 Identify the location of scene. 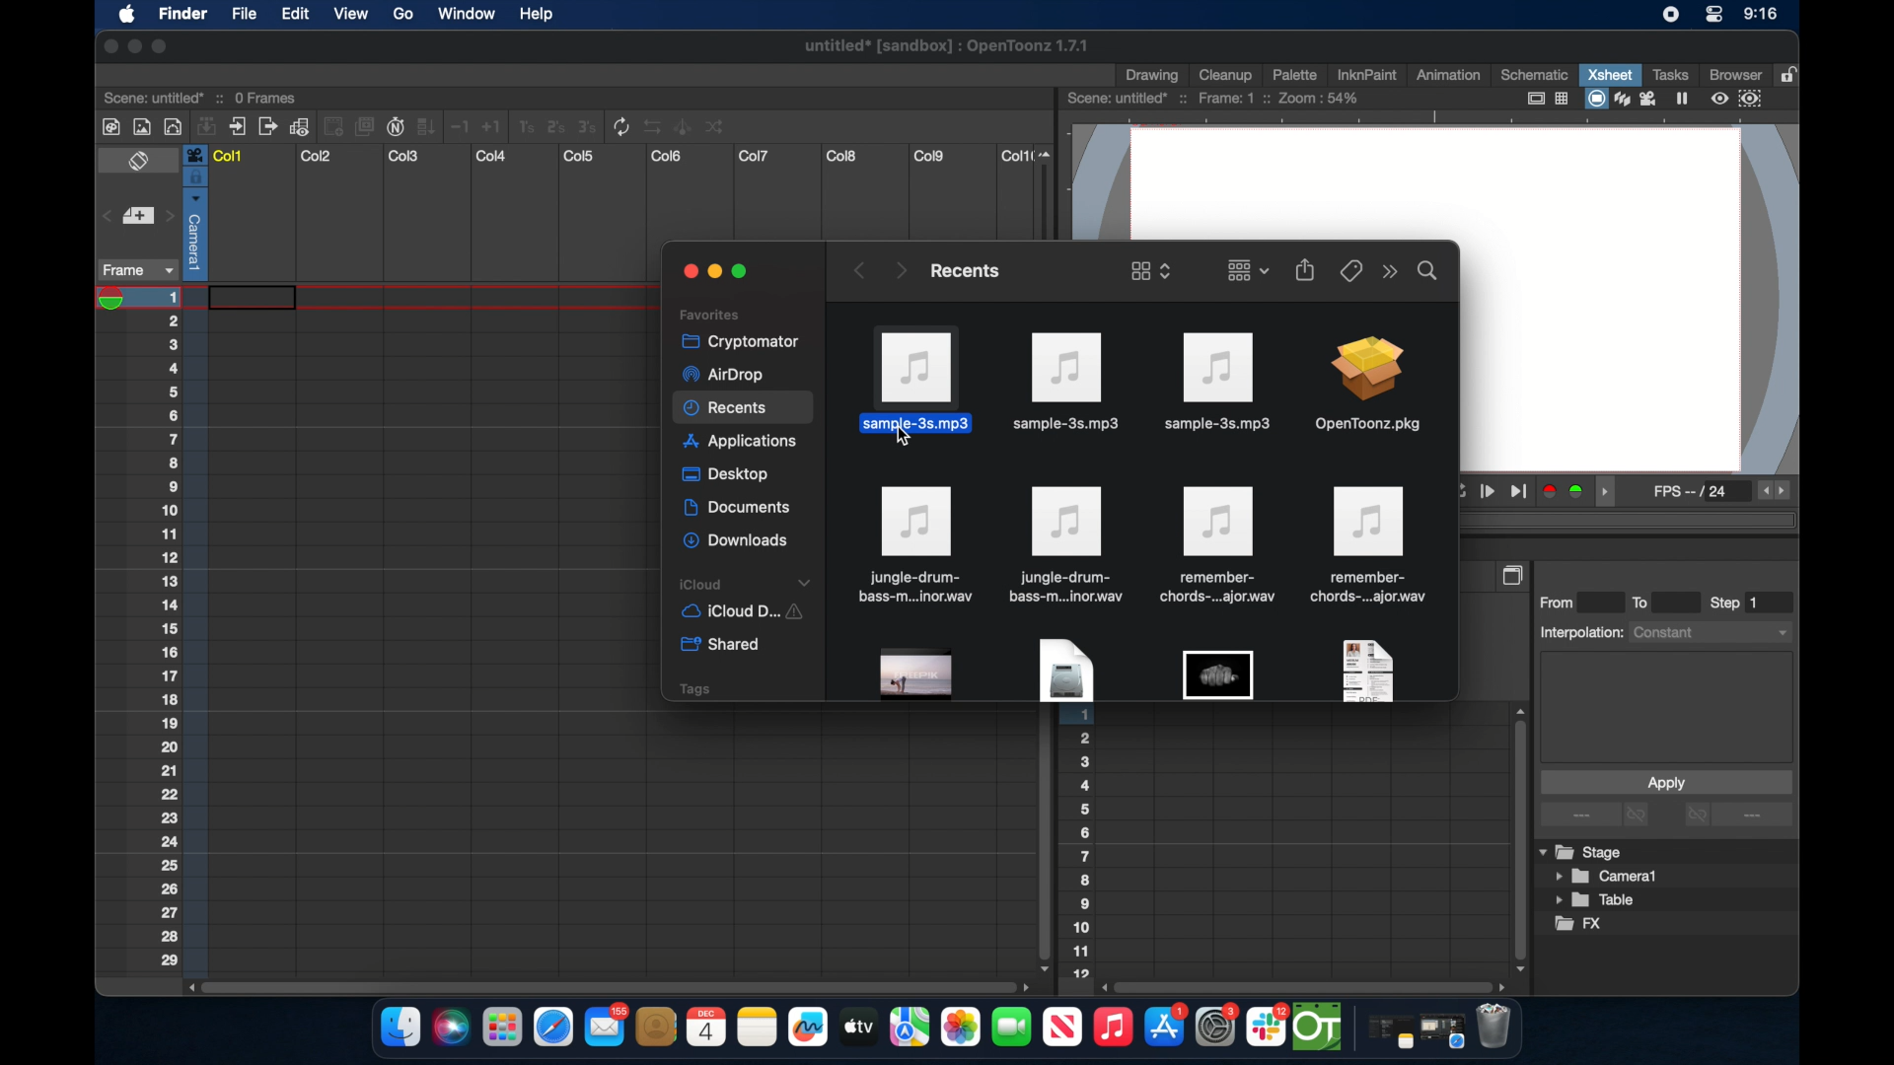
(202, 96).